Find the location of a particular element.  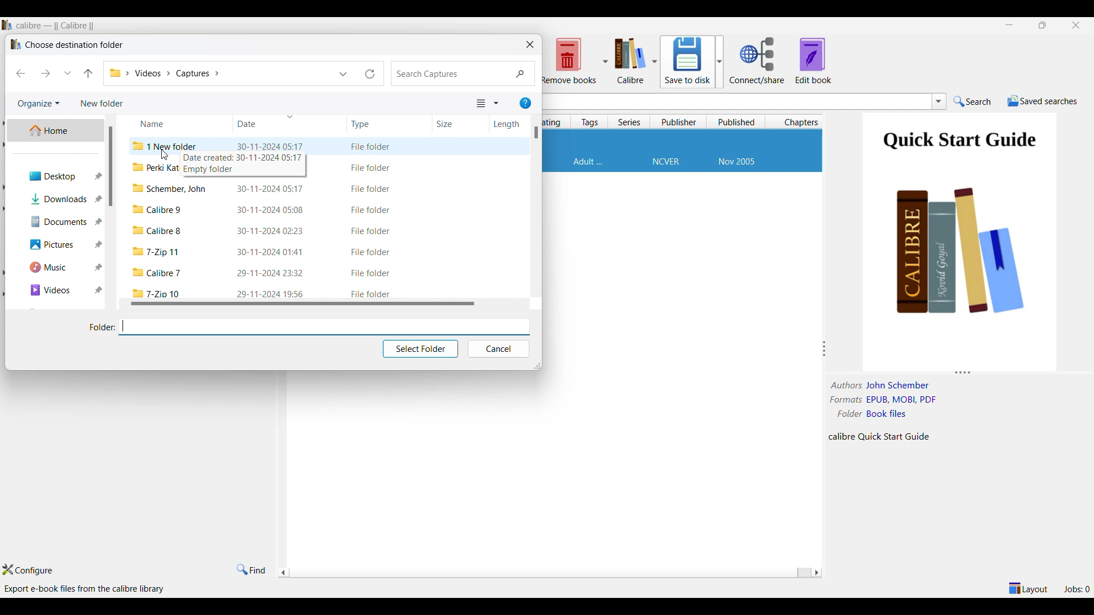

Date column, curret sorting is located at coordinates (268, 121).